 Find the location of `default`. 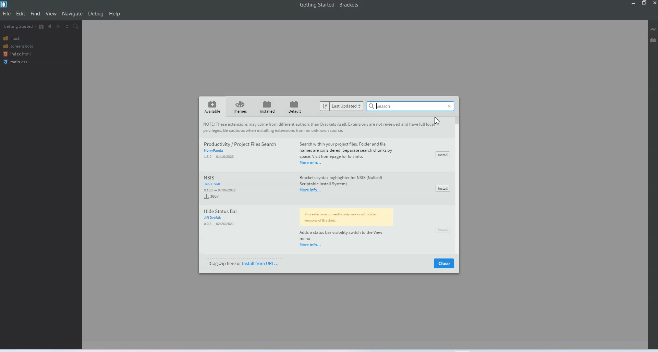

default is located at coordinates (296, 106).